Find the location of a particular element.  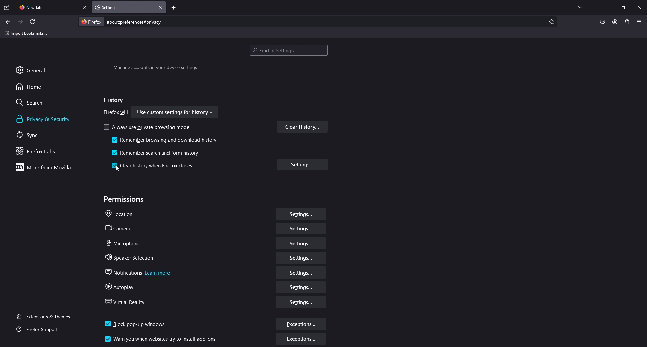

use custom setting for history is located at coordinates (176, 113).